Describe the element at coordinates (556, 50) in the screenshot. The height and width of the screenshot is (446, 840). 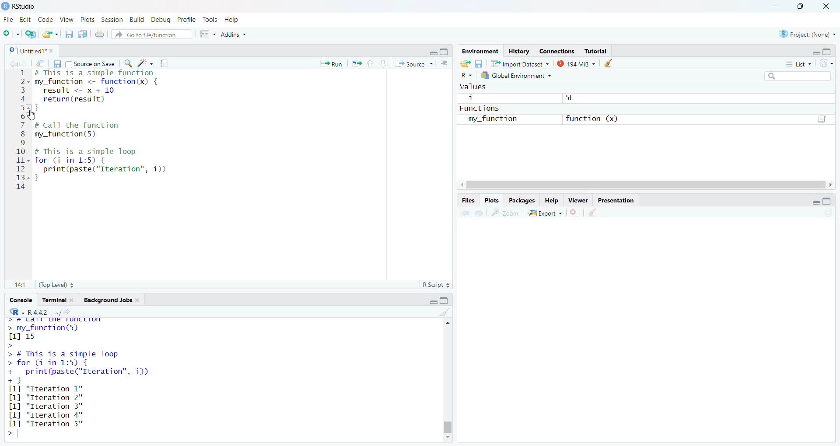
I see `connections` at that location.